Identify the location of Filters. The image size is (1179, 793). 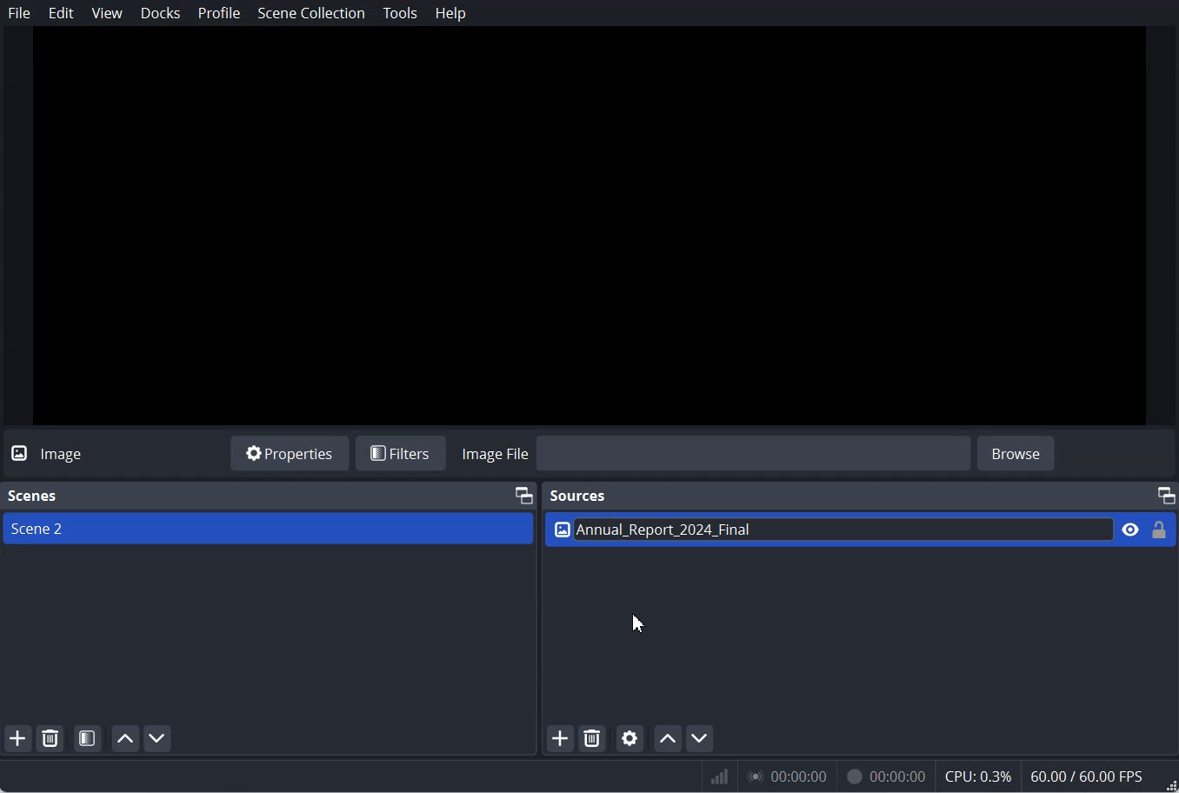
(400, 452).